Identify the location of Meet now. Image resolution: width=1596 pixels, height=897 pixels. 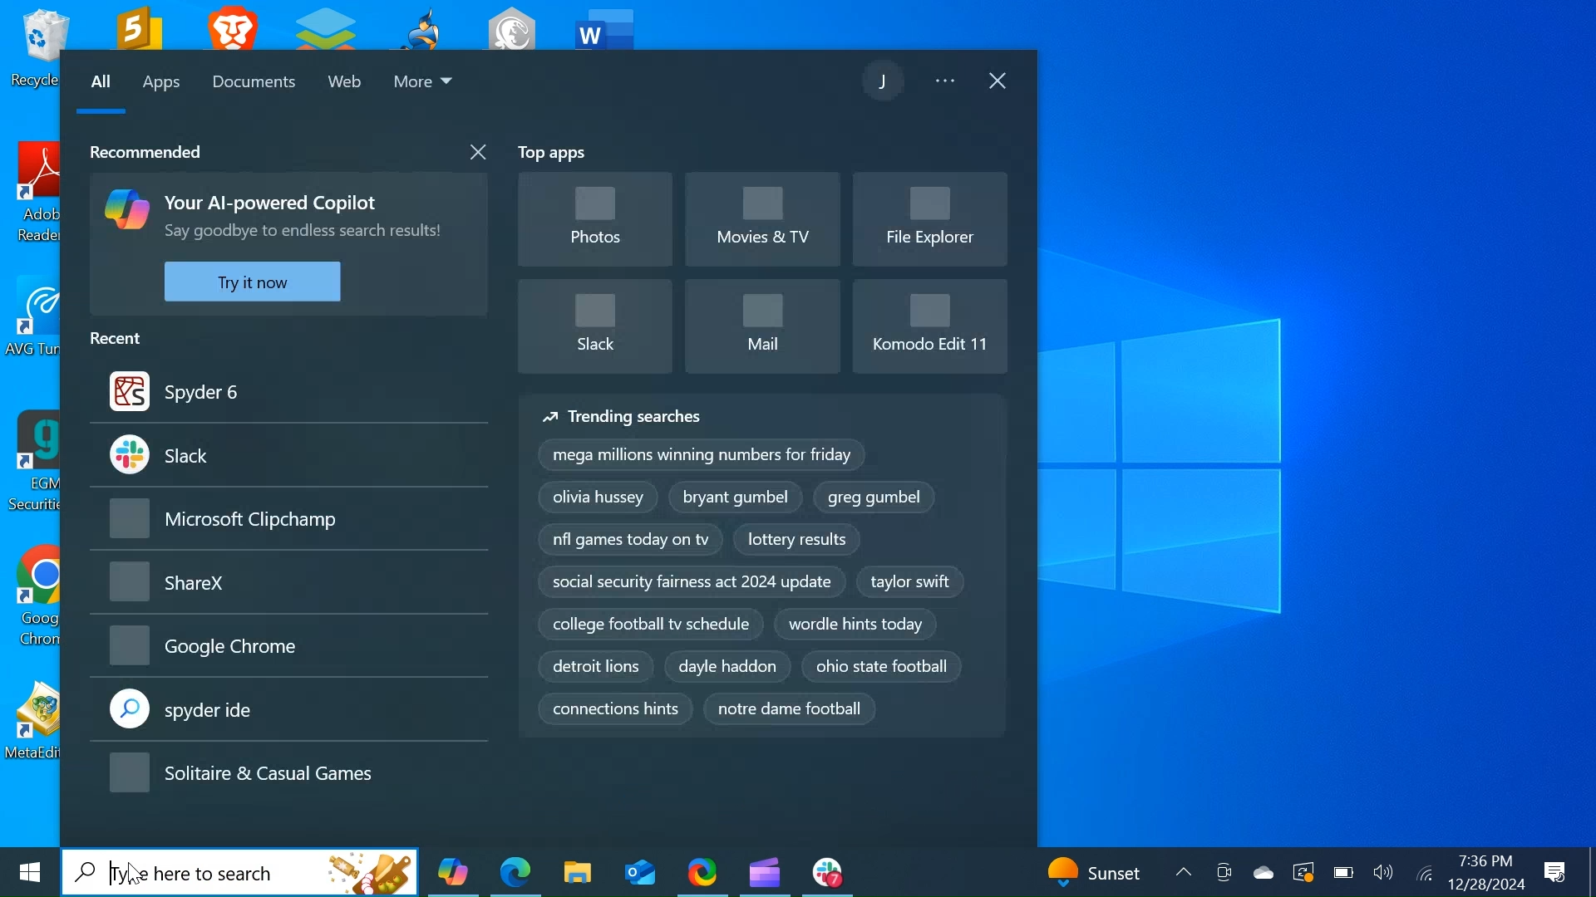
(1223, 874).